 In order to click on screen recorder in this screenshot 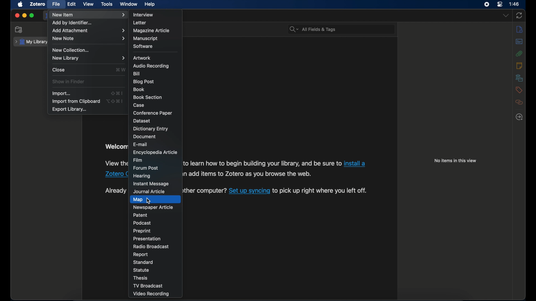, I will do `click(487, 4)`.